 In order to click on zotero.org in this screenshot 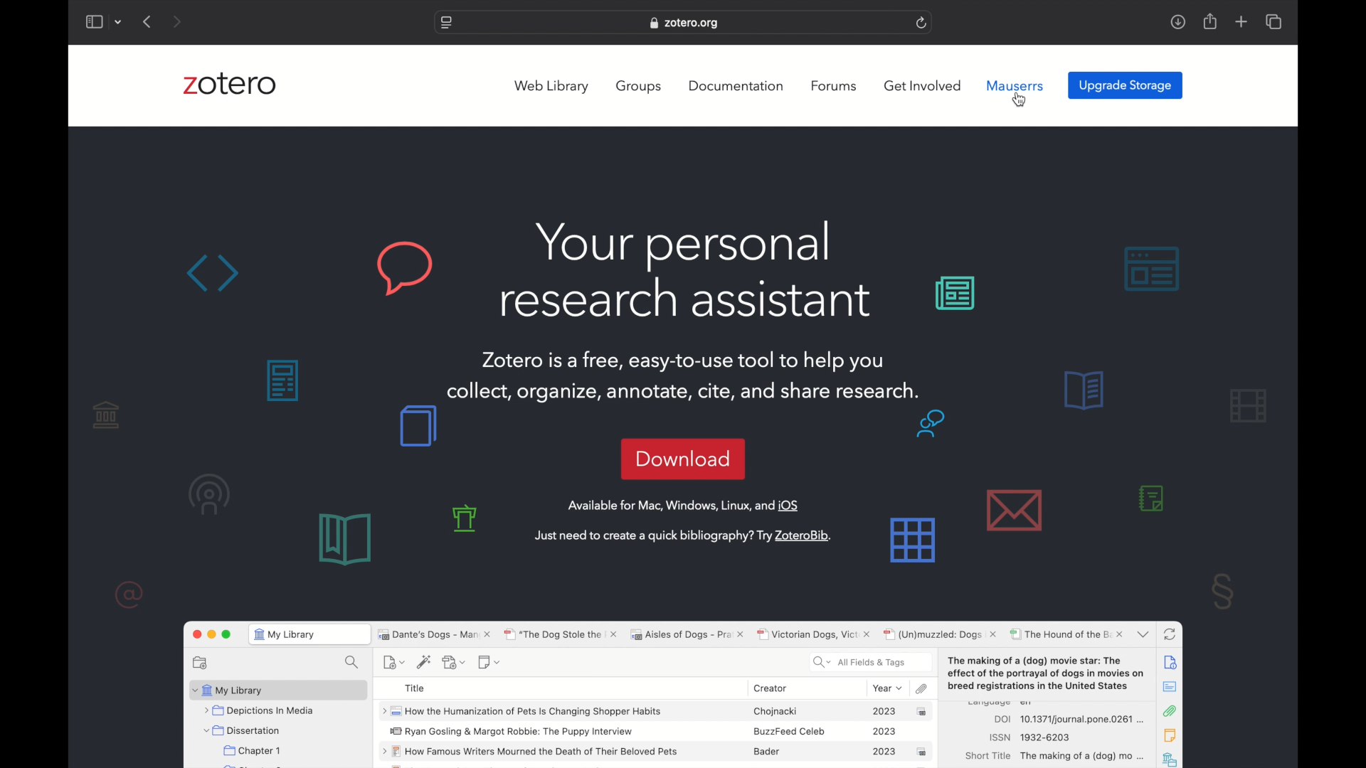, I will do `click(686, 23)`.